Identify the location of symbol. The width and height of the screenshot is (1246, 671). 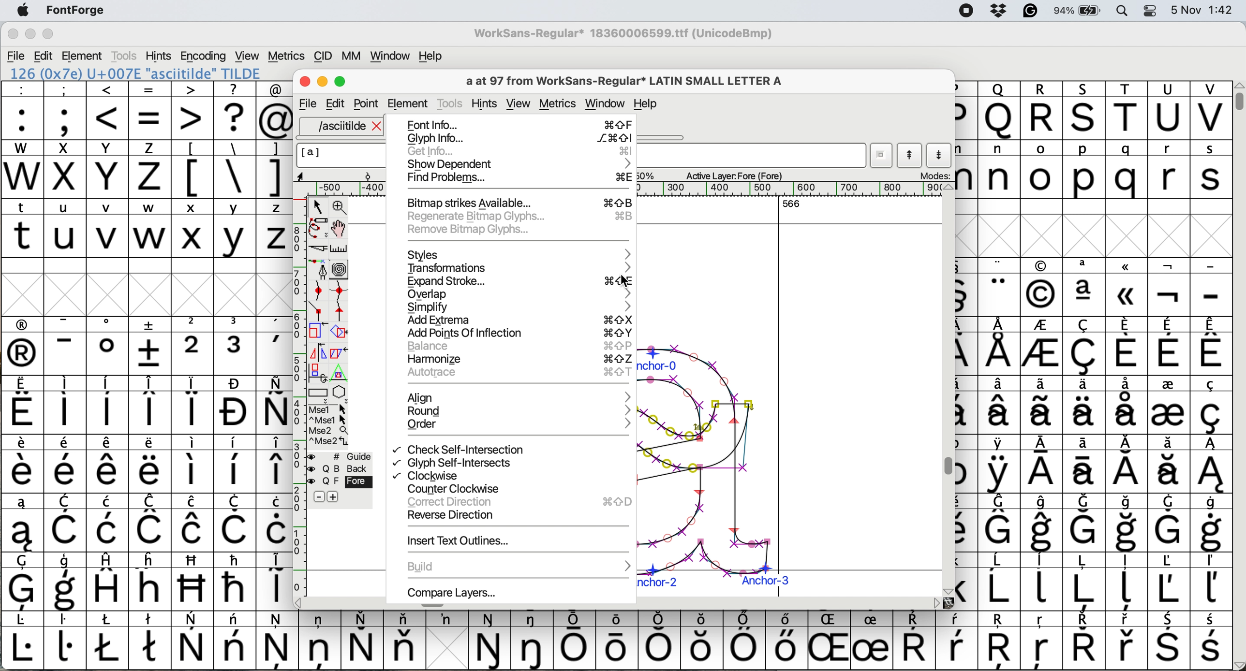
(490, 641).